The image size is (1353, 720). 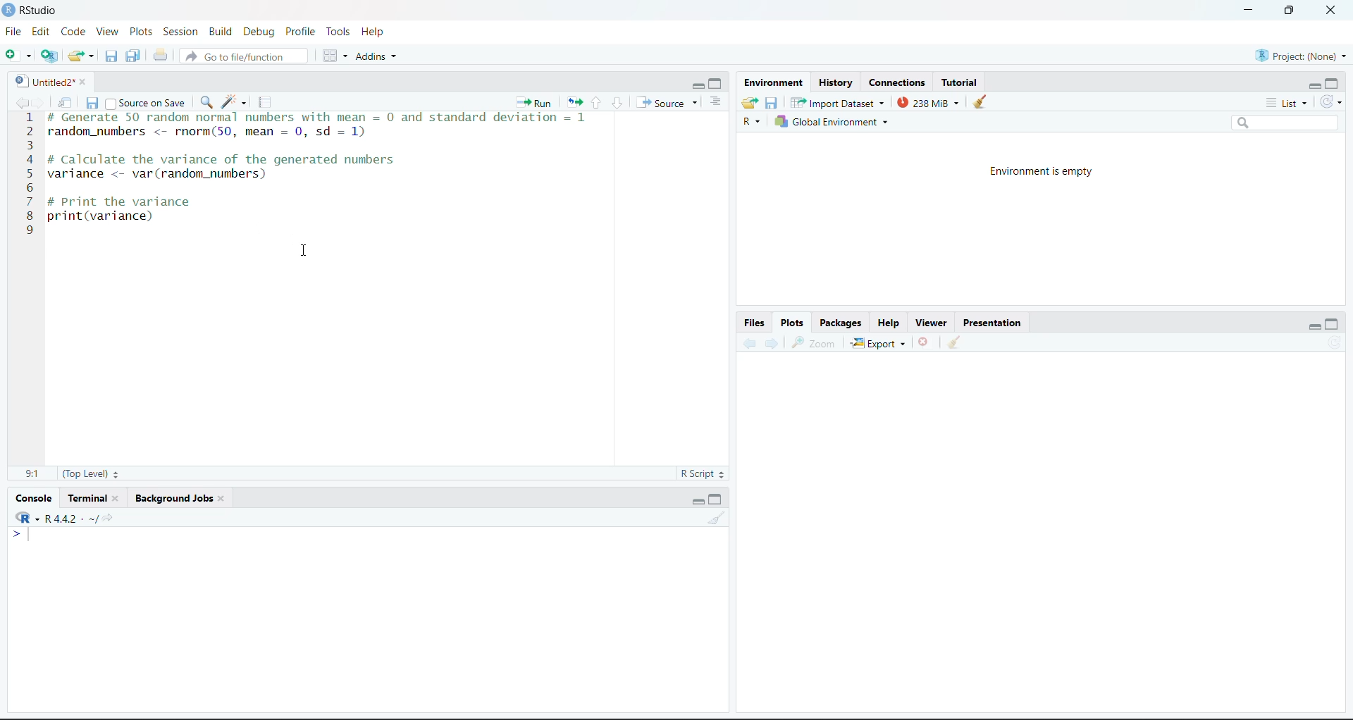 What do you see at coordinates (748, 343) in the screenshot?
I see `back` at bounding box center [748, 343].